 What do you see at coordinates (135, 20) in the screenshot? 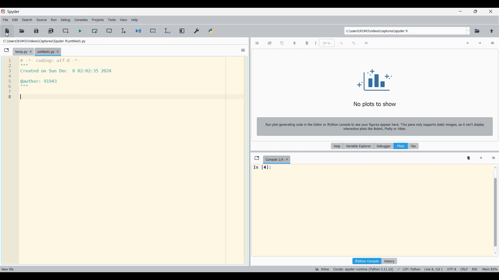
I see `Help menu` at bounding box center [135, 20].